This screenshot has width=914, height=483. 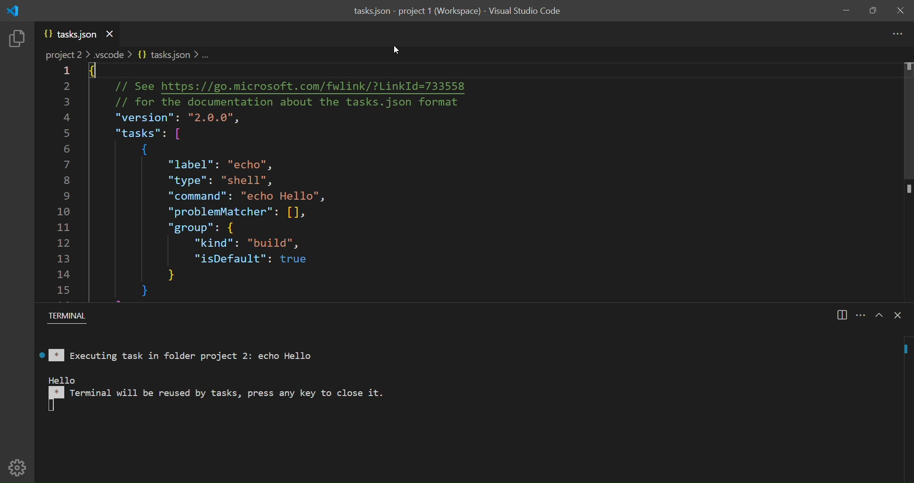 What do you see at coordinates (59, 184) in the screenshot?
I see `line number of code` at bounding box center [59, 184].